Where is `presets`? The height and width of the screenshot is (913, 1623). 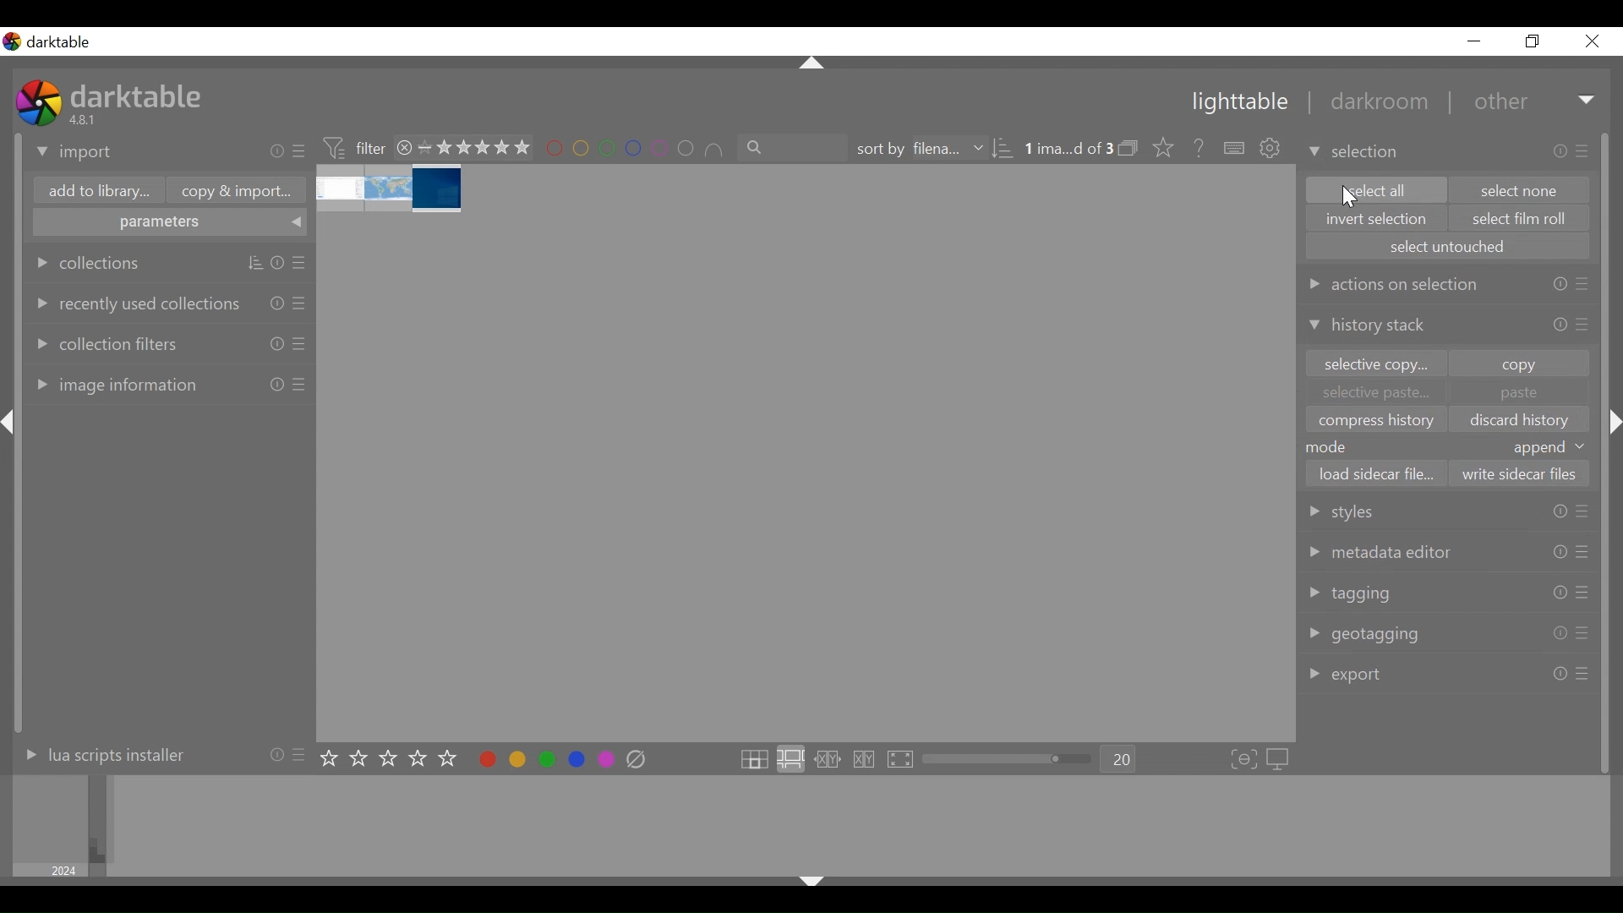 presets is located at coordinates (299, 385).